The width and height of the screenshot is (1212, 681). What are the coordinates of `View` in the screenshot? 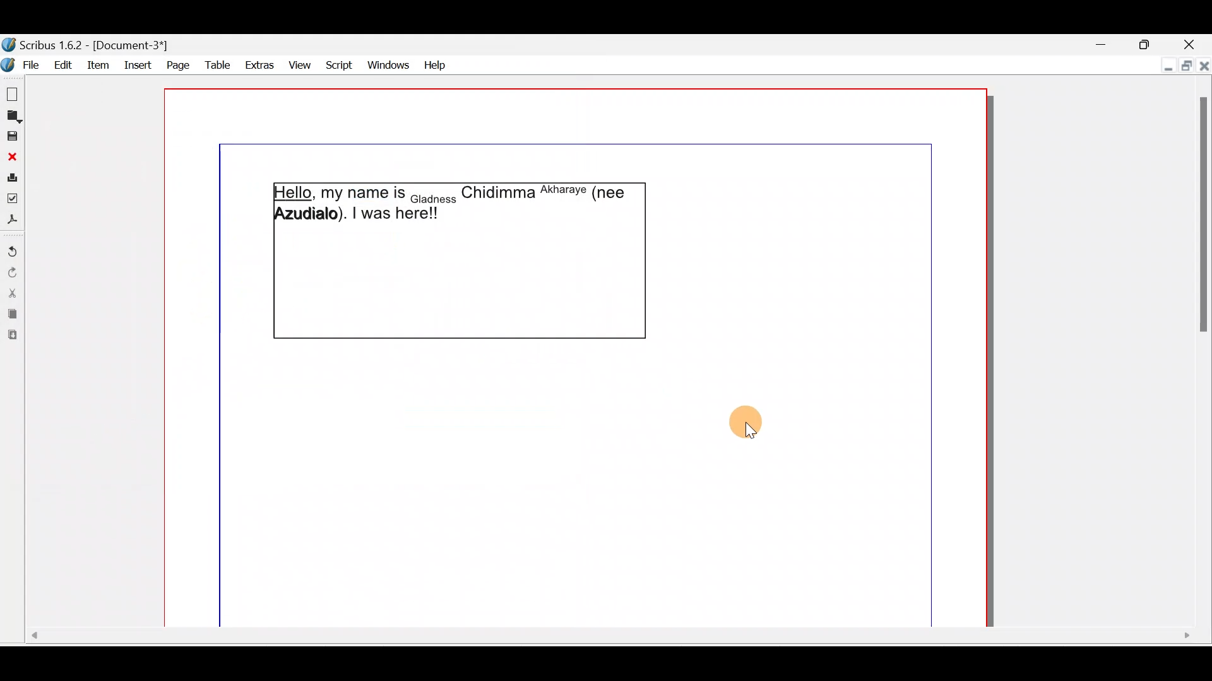 It's located at (299, 65).